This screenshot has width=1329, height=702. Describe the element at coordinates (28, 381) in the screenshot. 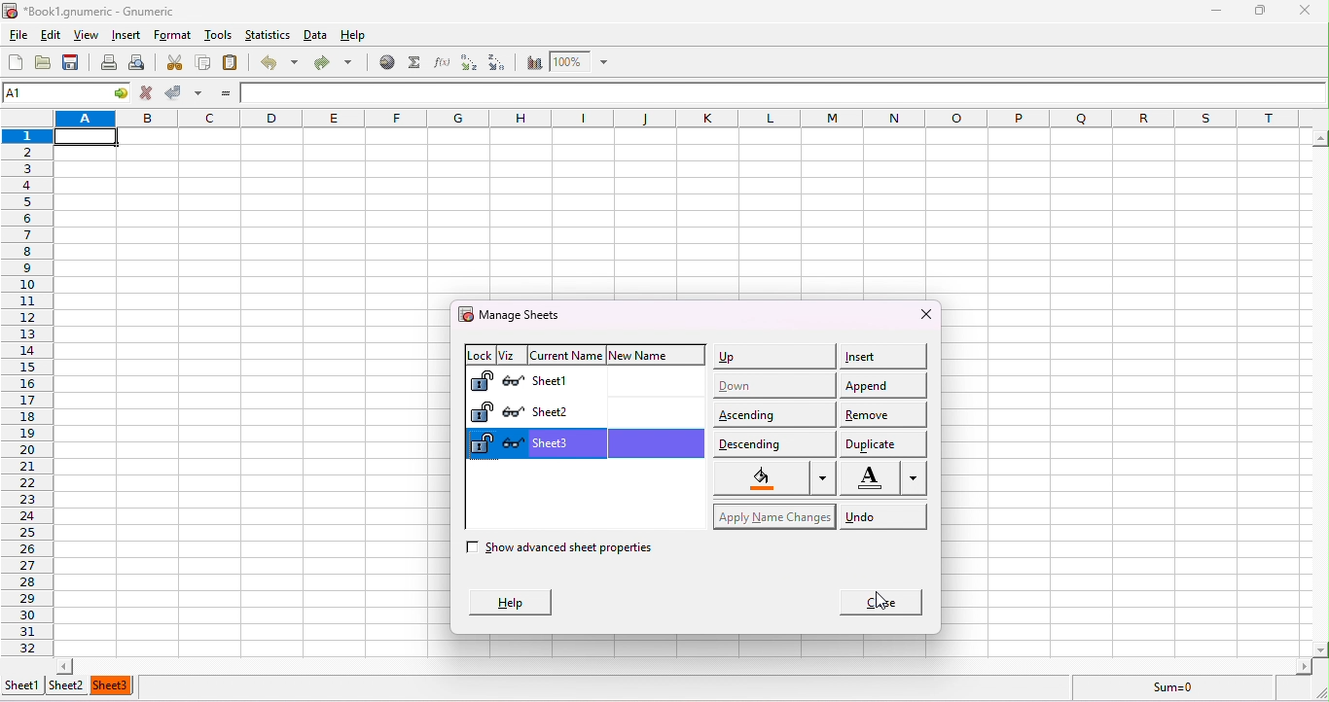

I see `rows` at that location.